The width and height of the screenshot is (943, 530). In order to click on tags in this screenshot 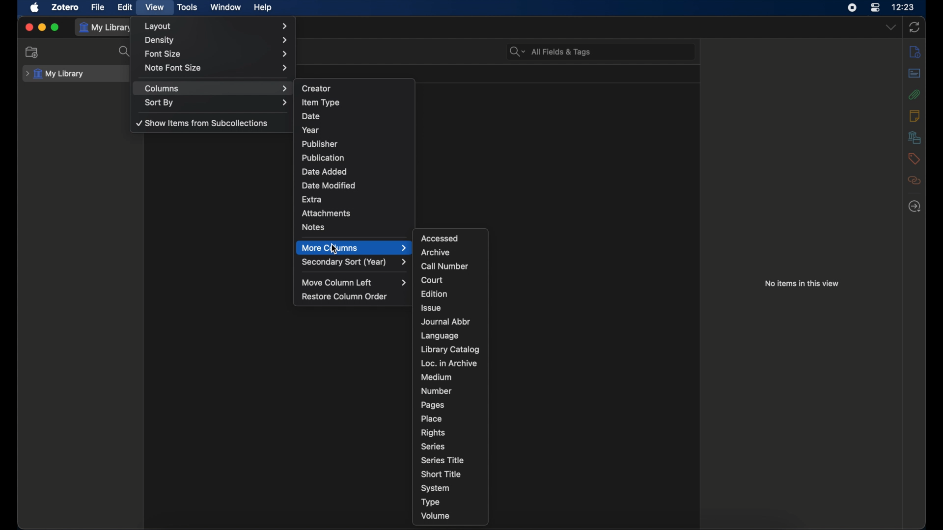, I will do `click(914, 159)`.